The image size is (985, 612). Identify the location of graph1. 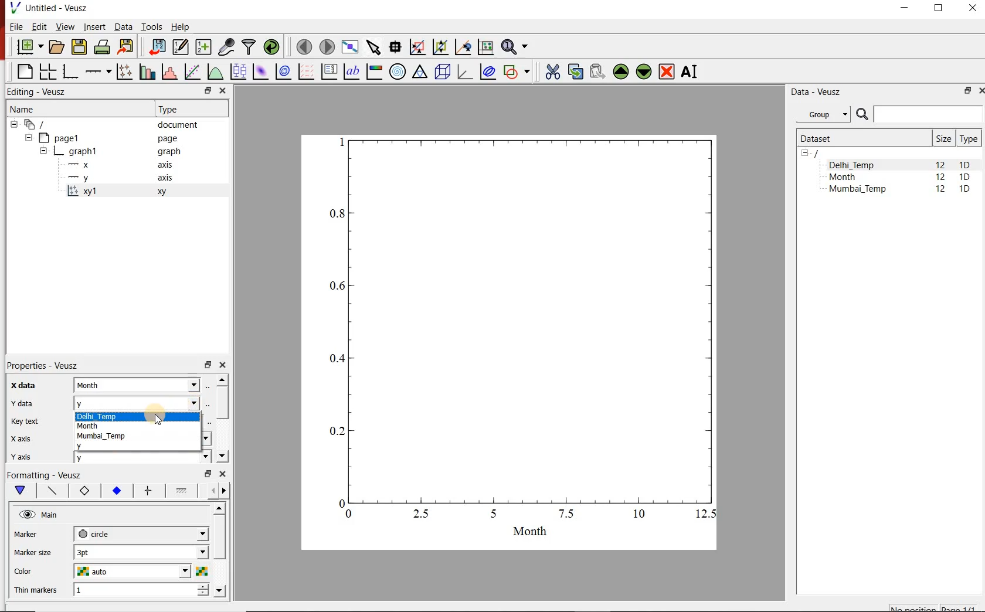
(111, 151).